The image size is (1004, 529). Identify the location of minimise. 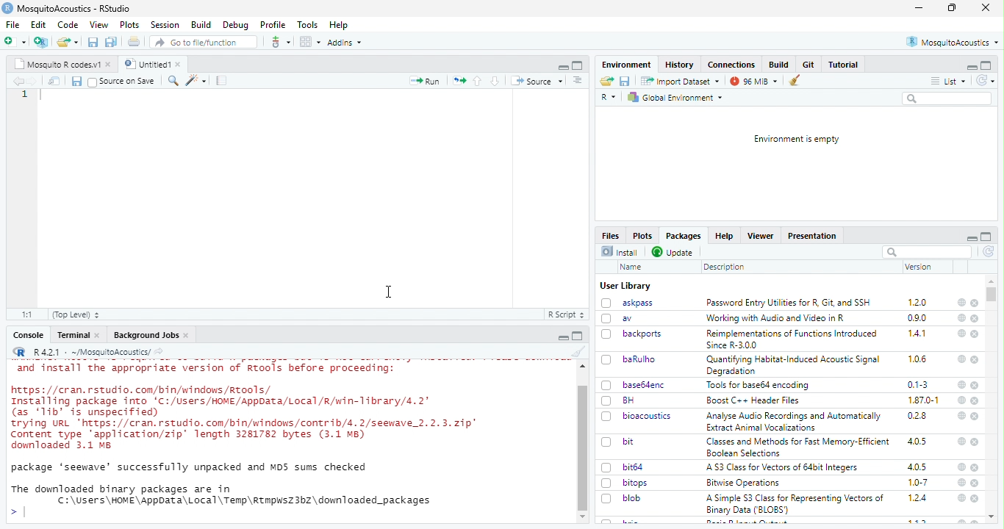
(973, 239).